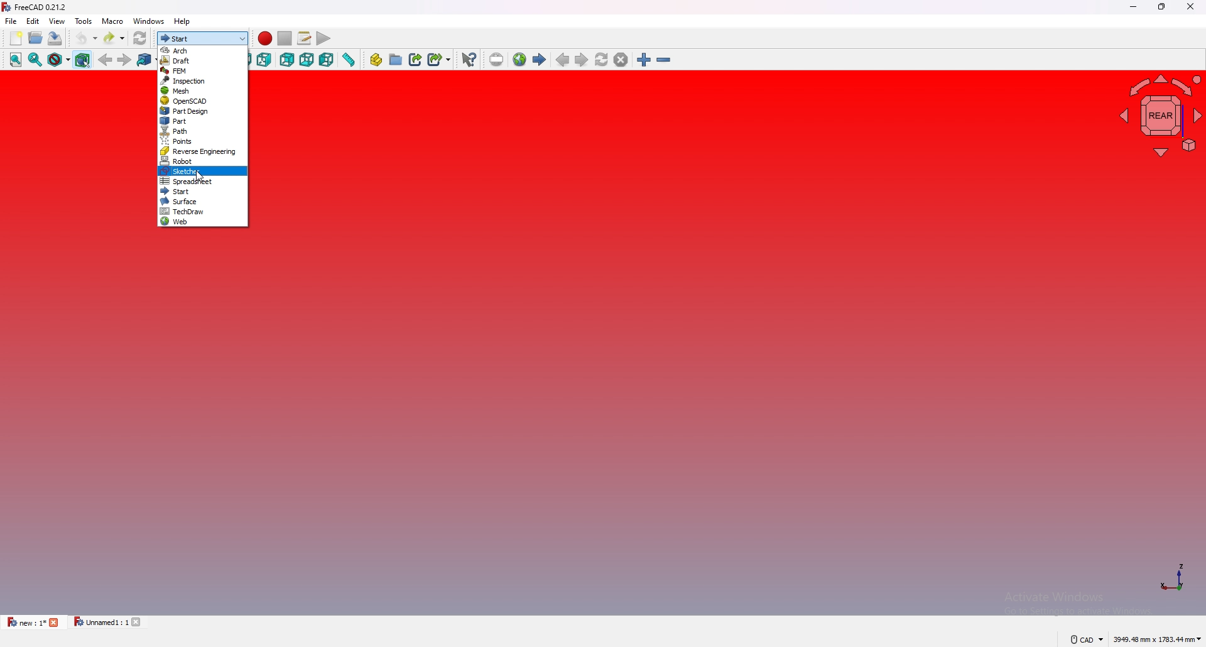 The width and height of the screenshot is (1206, 647). What do you see at coordinates (14, 38) in the screenshot?
I see `new` at bounding box center [14, 38].